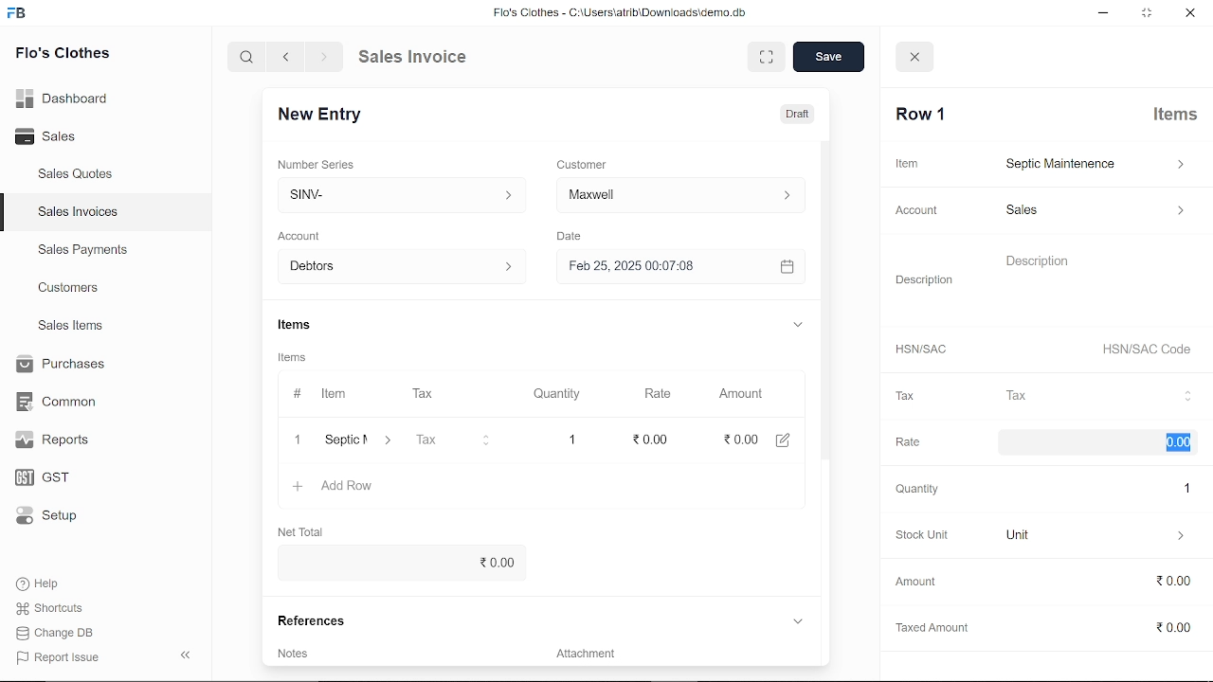  I want to click on Reports, so click(57, 440).